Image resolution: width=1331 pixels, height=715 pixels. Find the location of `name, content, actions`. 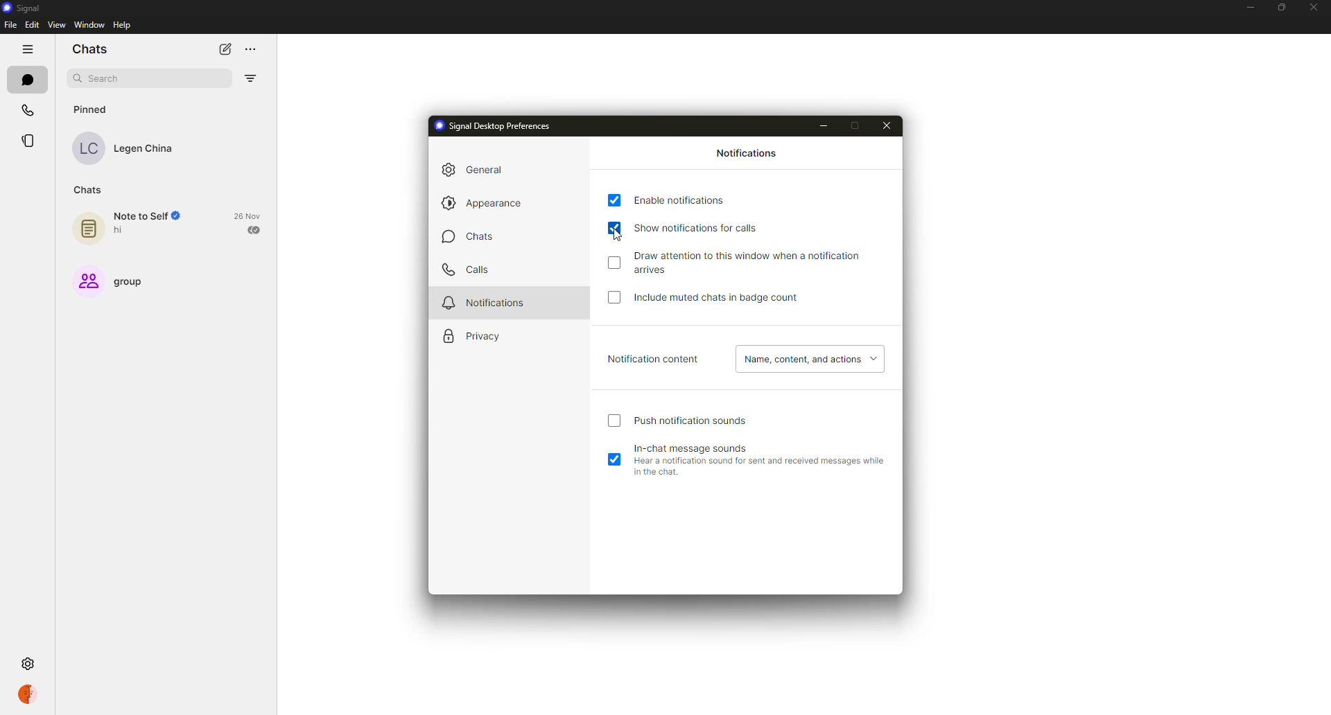

name, content, actions is located at coordinates (803, 358).